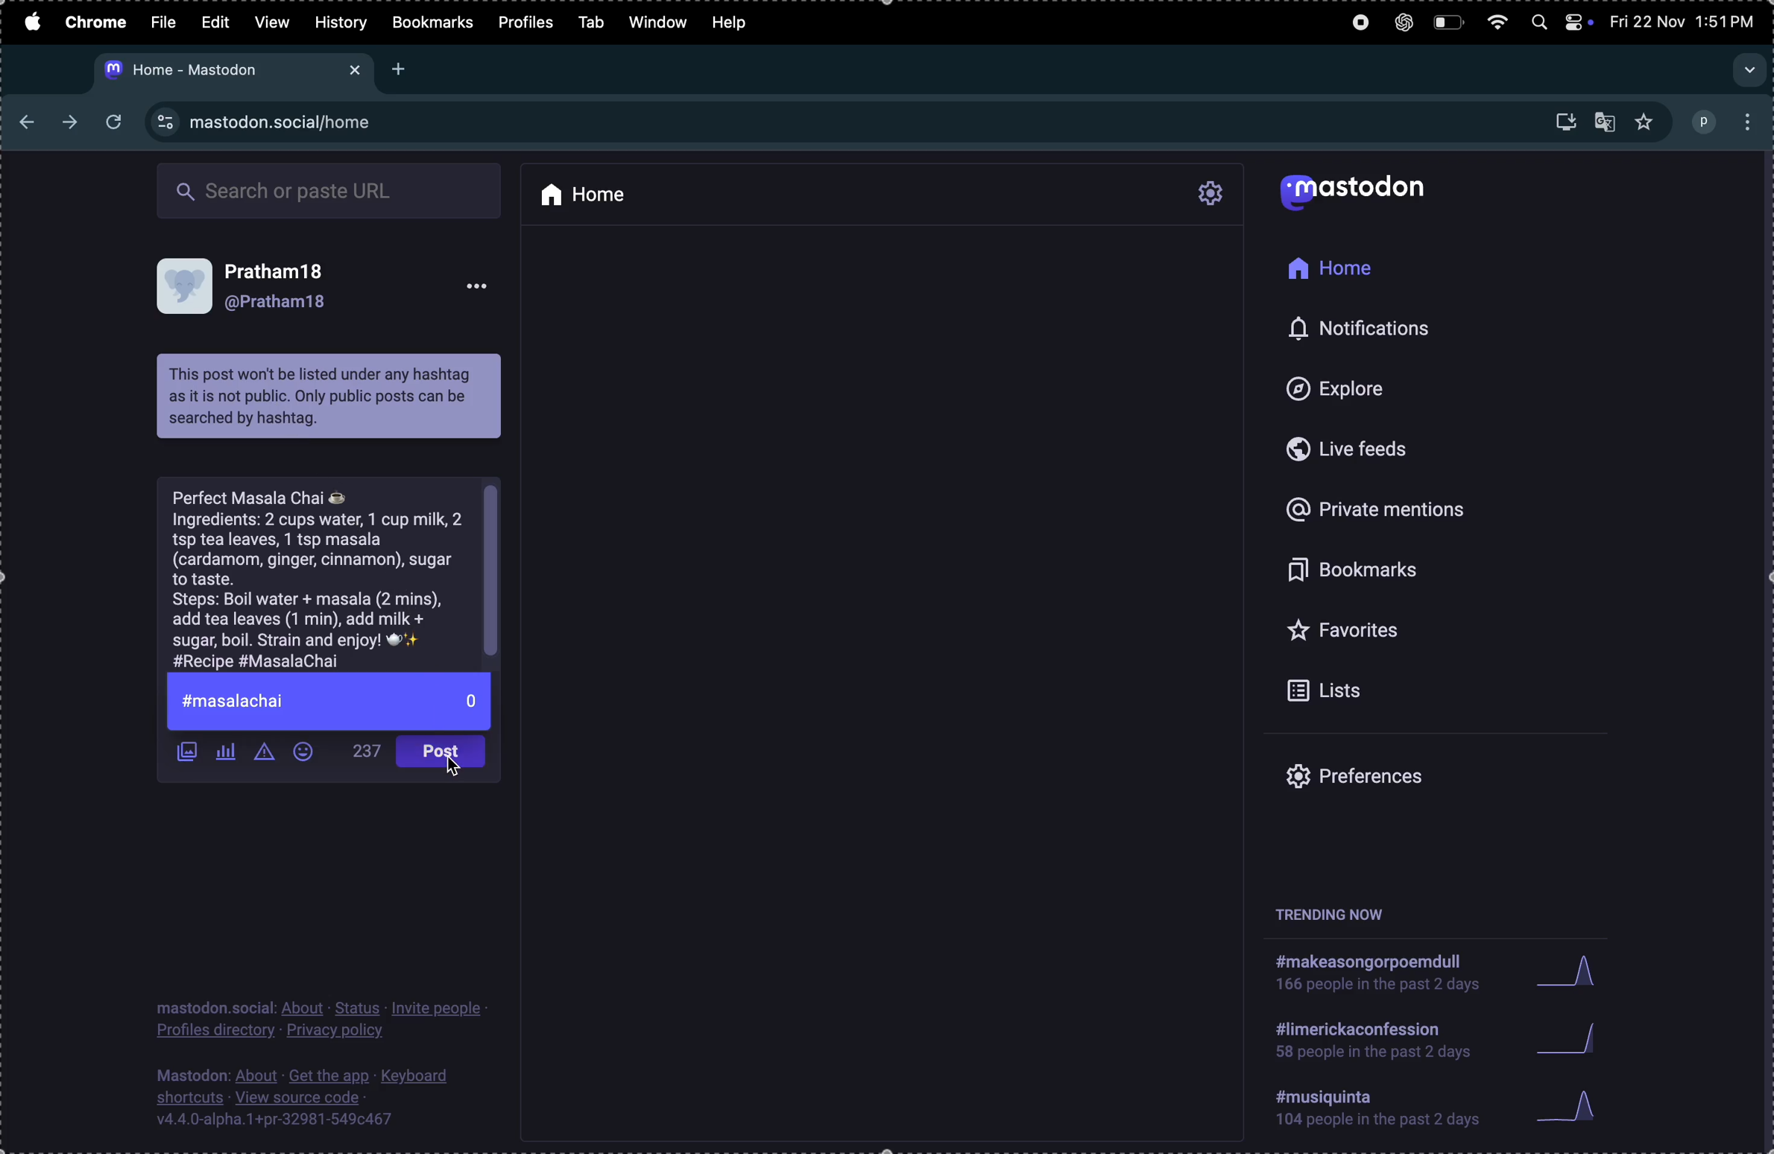  I want to click on help, so click(736, 22).